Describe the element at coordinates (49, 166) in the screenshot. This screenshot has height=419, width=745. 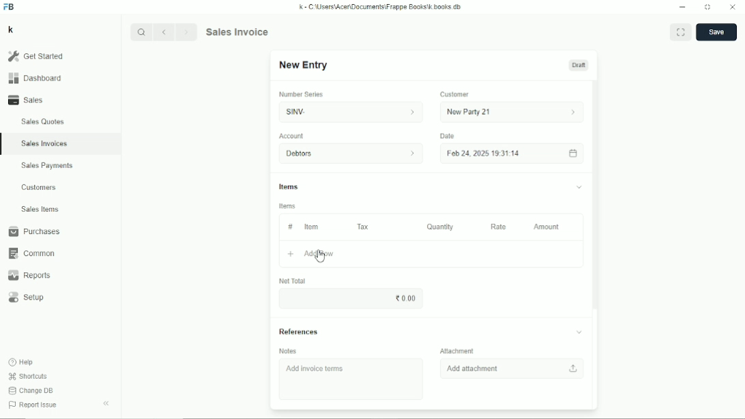
I see `Sales payments` at that location.